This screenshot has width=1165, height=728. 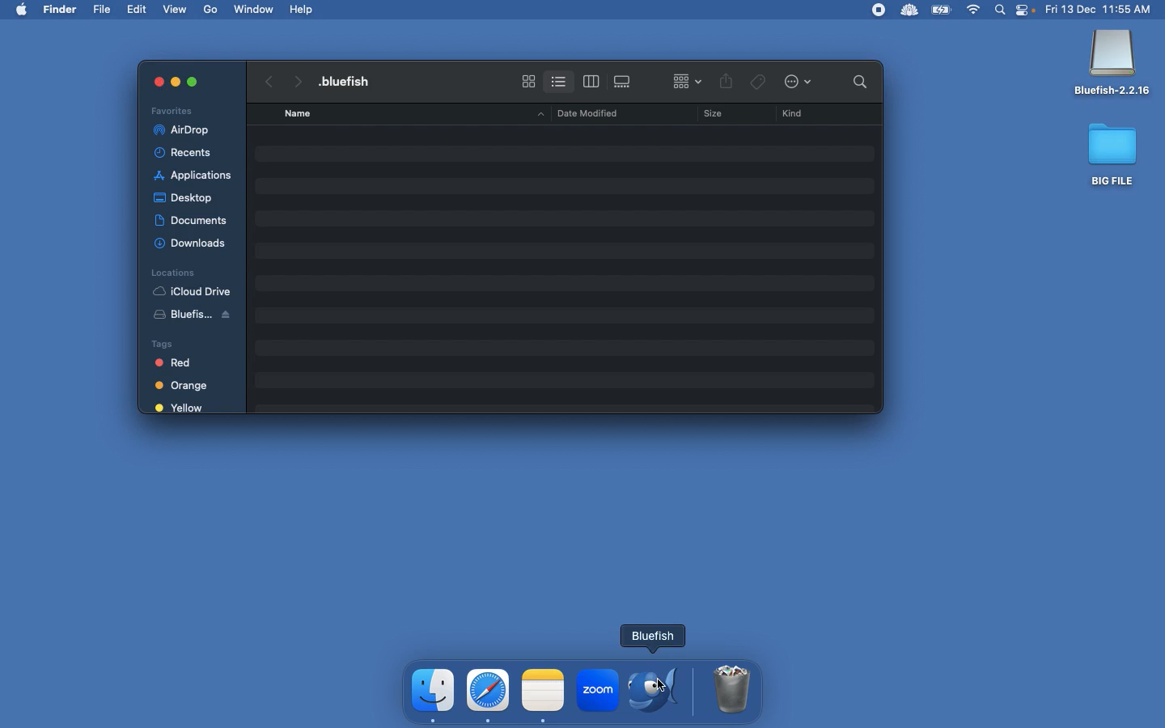 I want to click on Bluefish, so click(x=659, y=689).